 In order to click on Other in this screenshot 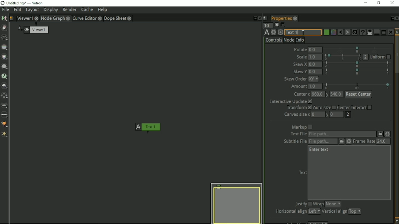, I will do `click(5, 115)`.